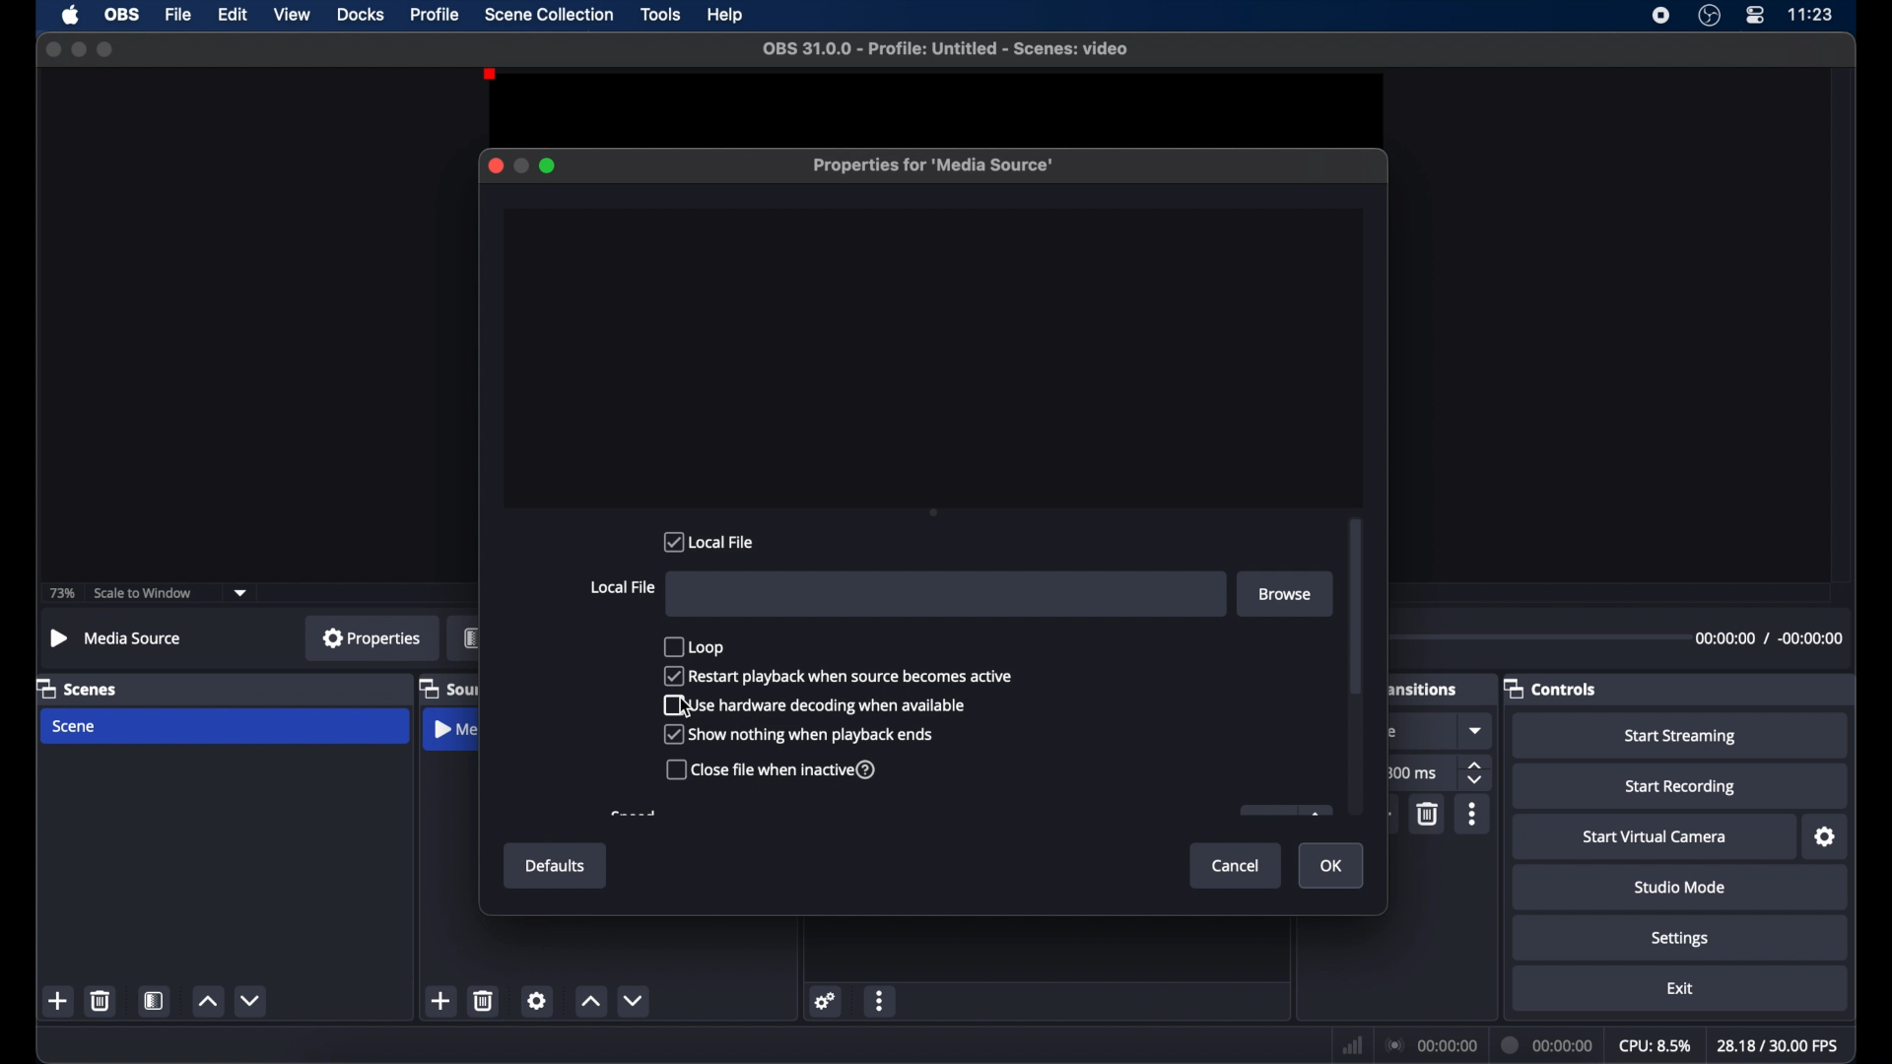 This screenshot has height=1064, width=1892. Describe the element at coordinates (520, 166) in the screenshot. I see `minimize` at that location.